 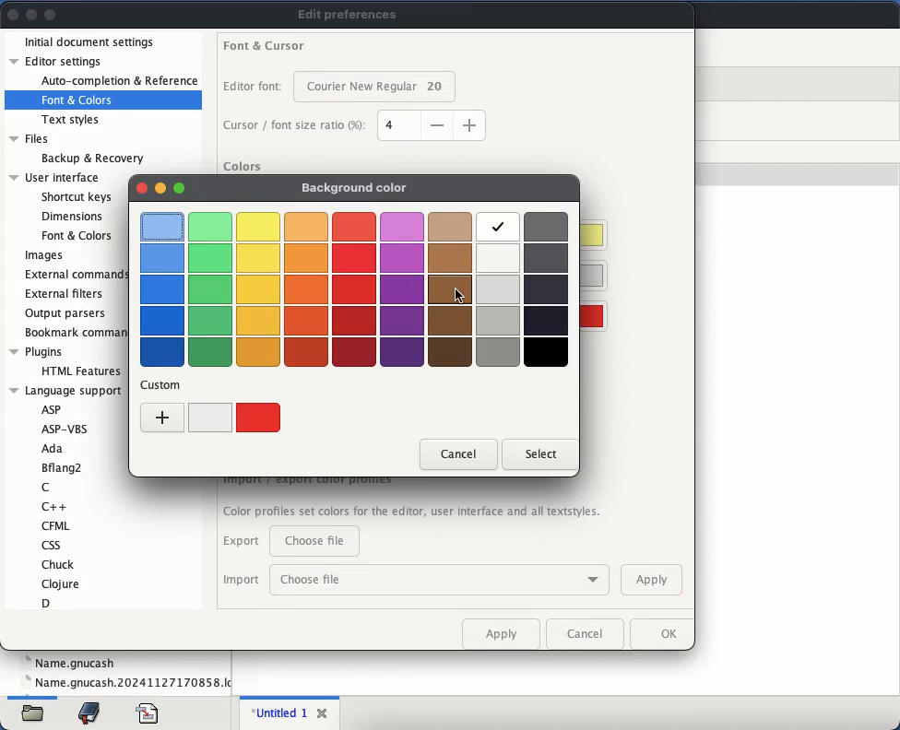 What do you see at coordinates (68, 314) in the screenshot?
I see `output parsers` at bounding box center [68, 314].